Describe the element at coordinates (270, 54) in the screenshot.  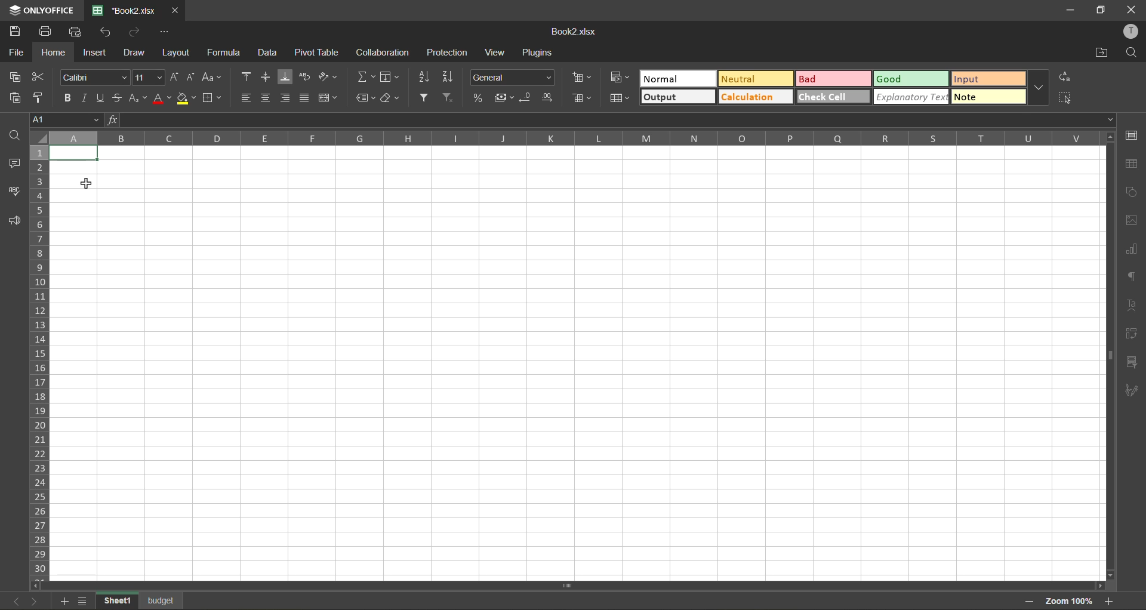
I see `data` at that location.